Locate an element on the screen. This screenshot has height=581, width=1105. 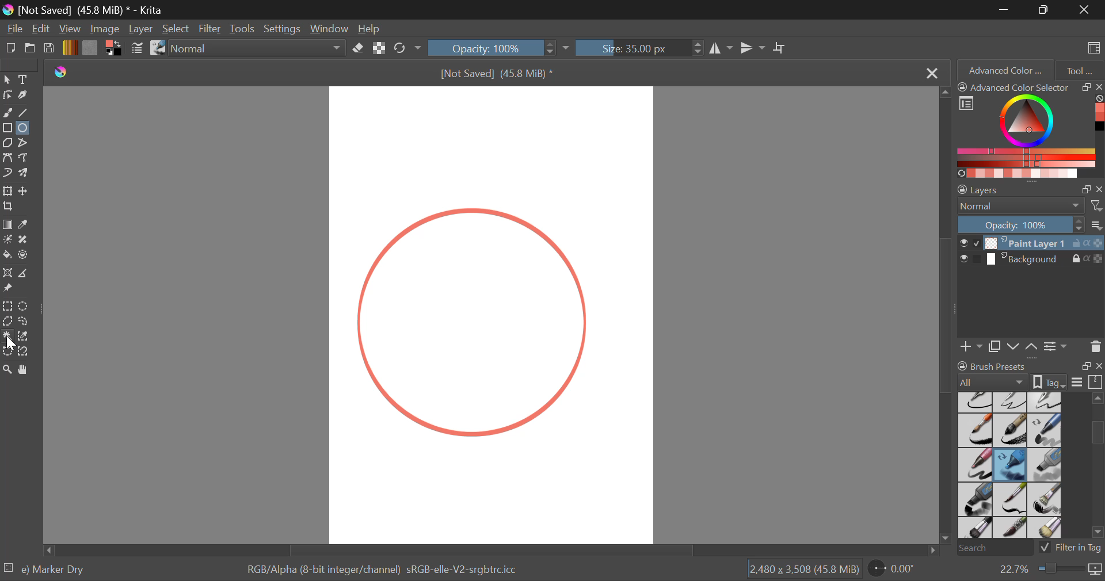
Horizontal Mirror Tool is located at coordinates (721, 48).